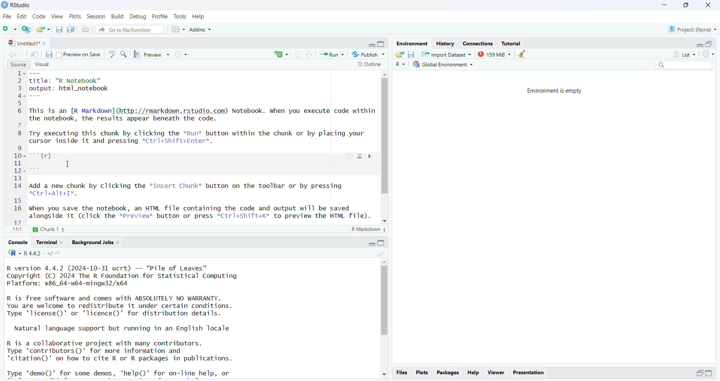  Describe the element at coordinates (130, 29) in the screenshot. I see `go to file/function` at that location.